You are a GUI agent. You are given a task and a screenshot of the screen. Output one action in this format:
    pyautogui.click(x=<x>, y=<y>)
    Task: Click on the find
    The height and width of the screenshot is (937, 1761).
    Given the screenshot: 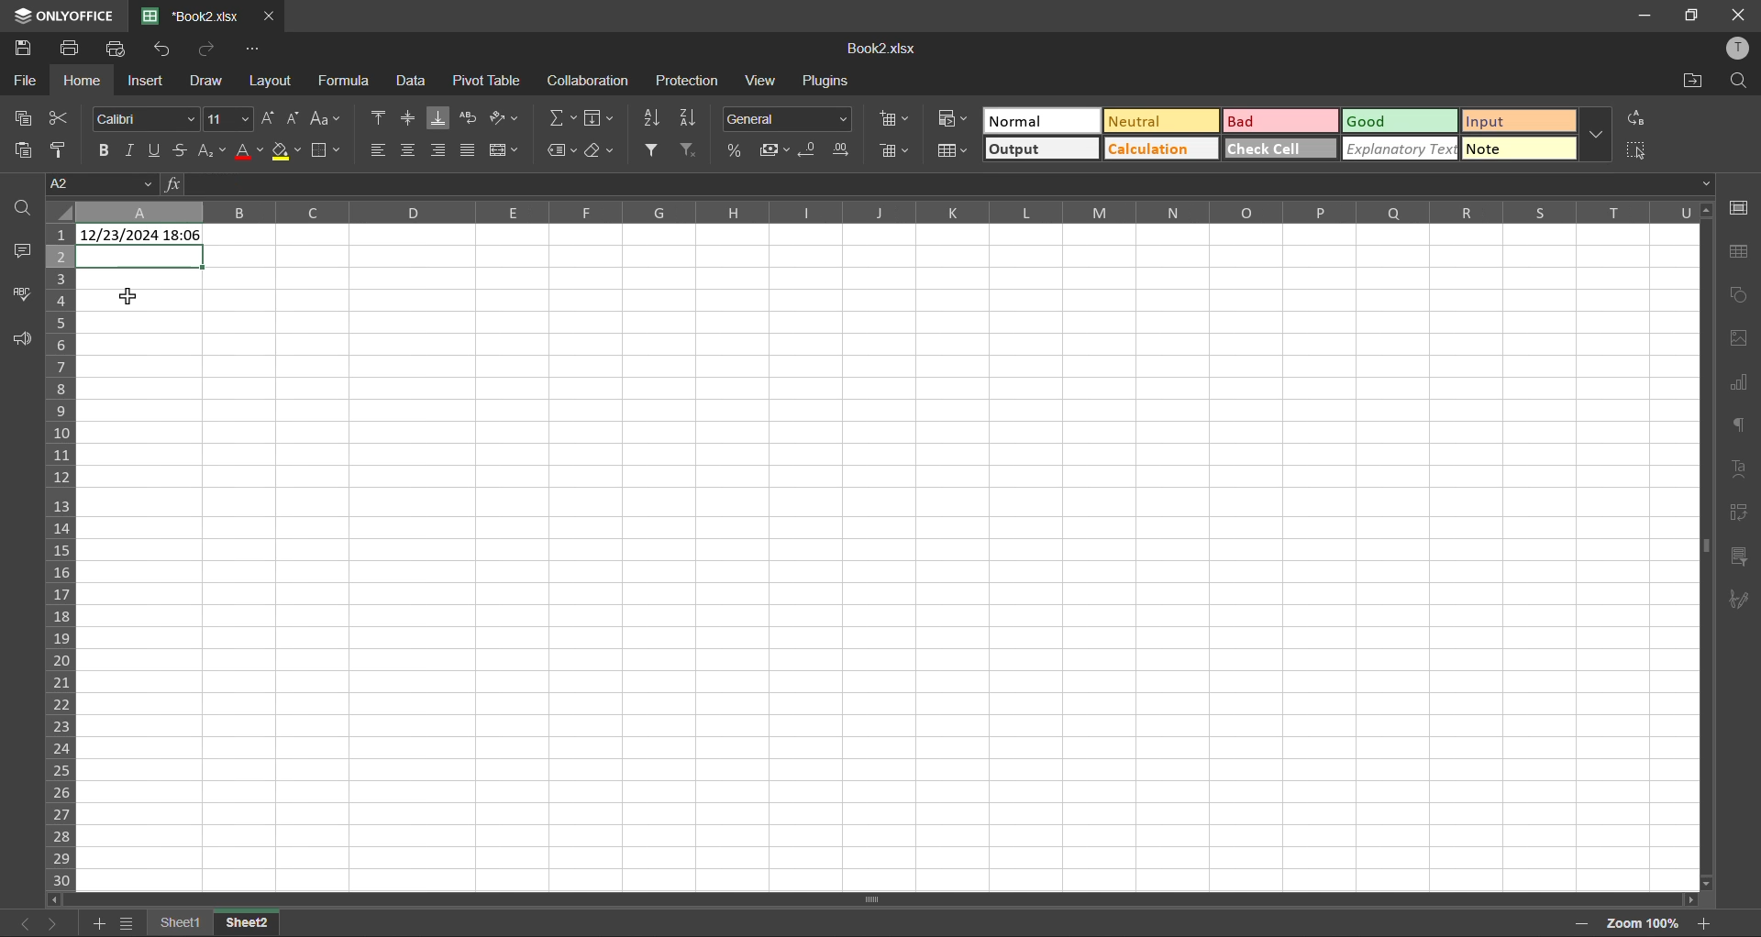 What is the action you would take?
    pyautogui.click(x=1737, y=83)
    